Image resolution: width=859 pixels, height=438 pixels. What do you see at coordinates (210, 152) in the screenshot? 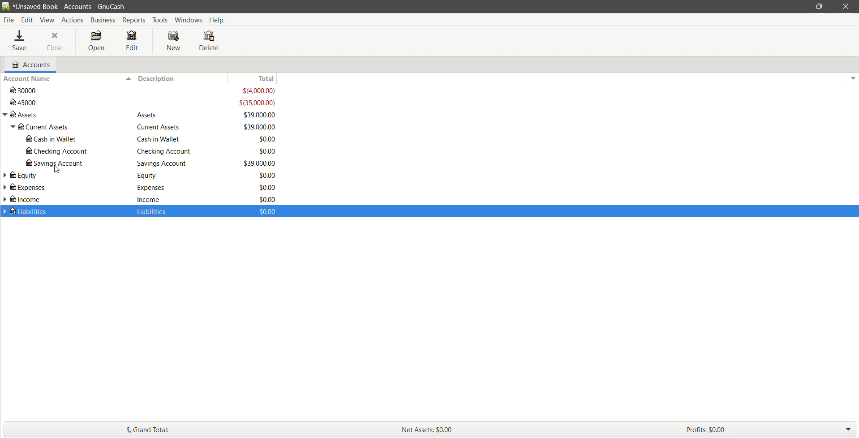
I see `Checking Account - Total Amount available ` at bounding box center [210, 152].